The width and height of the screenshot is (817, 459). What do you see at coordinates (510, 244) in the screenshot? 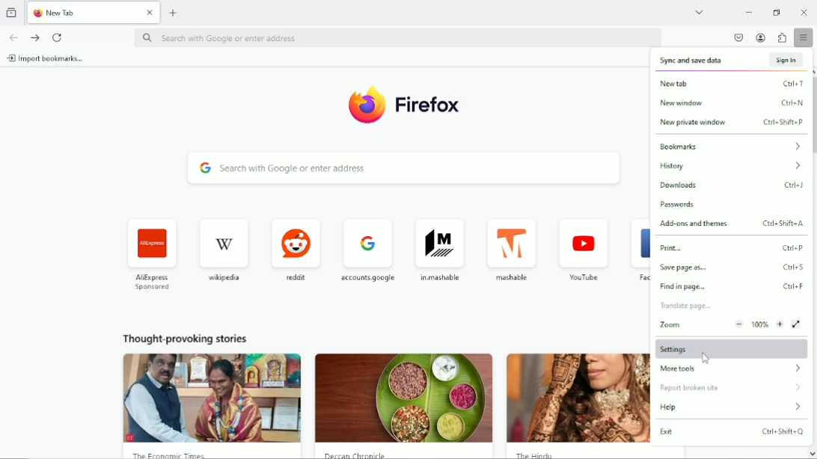
I see `mashable` at bounding box center [510, 244].